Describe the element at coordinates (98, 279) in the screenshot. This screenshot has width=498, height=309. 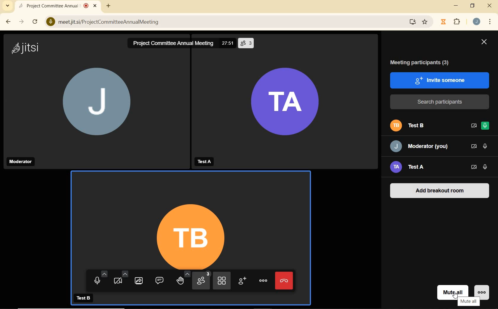
I see `MICROPHONE` at that location.